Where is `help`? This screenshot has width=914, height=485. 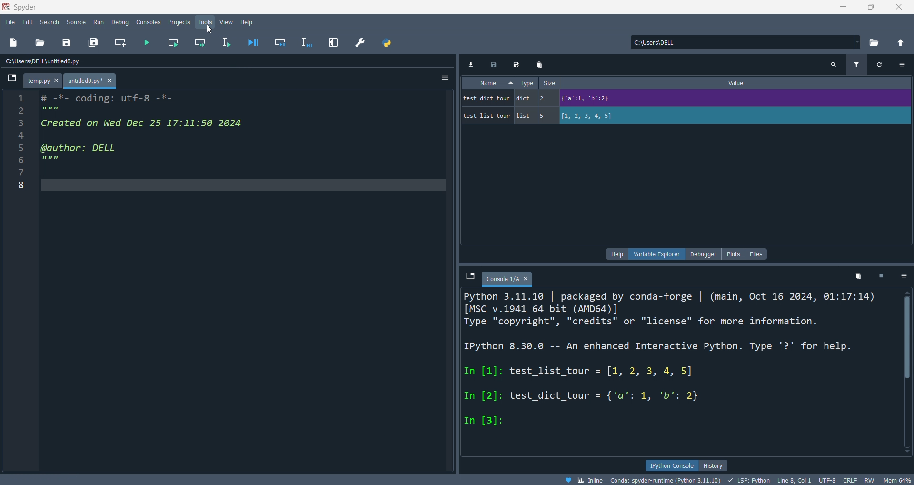
help is located at coordinates (247, 22).